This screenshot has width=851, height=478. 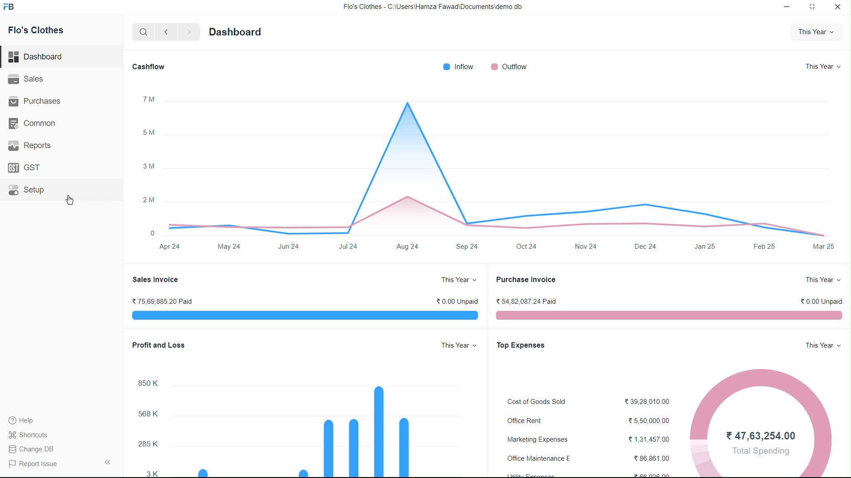 What do you see at coordinates (762, 435) in the screenshot?
I see `47,63,254.00` at bounding box center [762, 435].